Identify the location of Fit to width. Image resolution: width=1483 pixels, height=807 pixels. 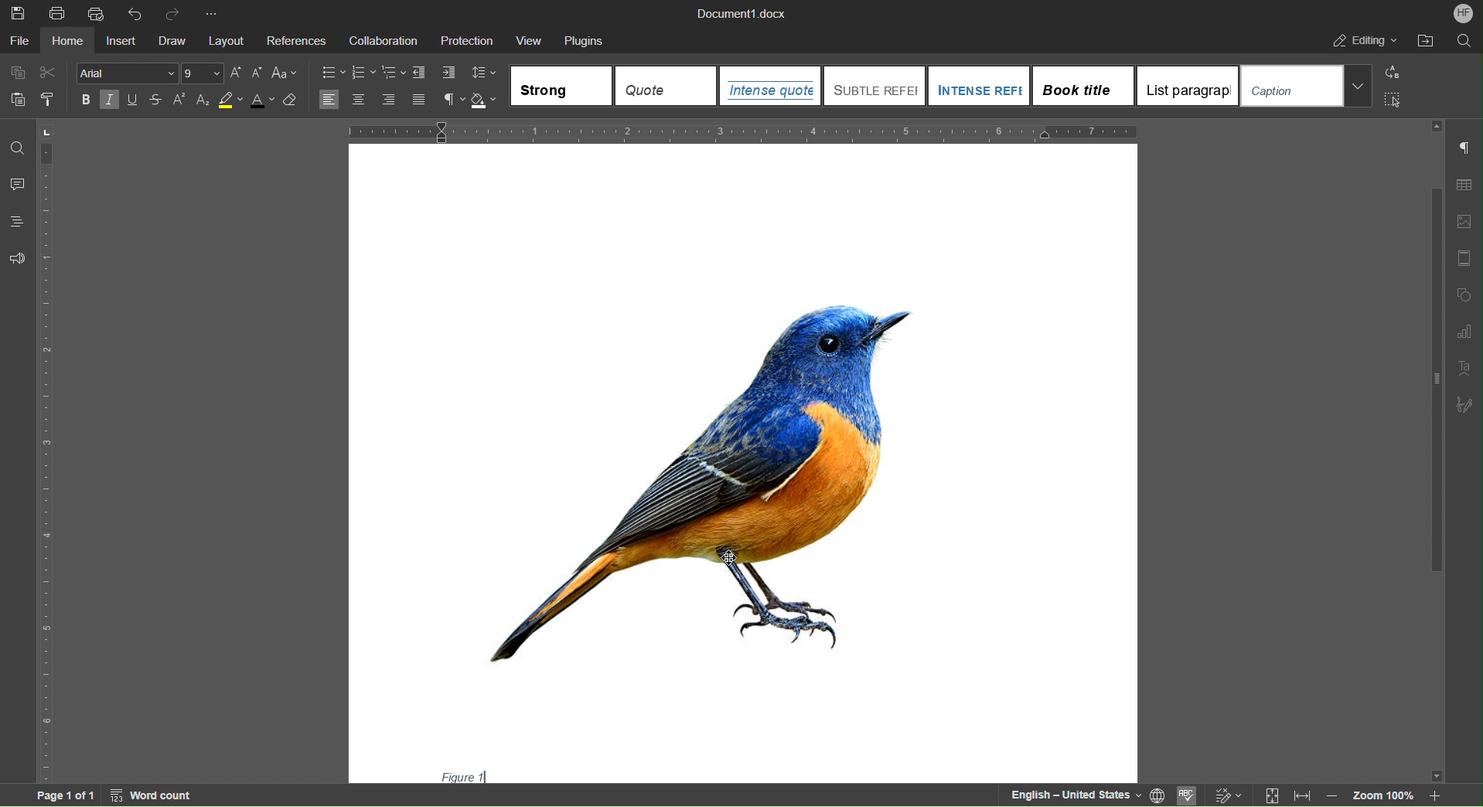
(1301, 795).